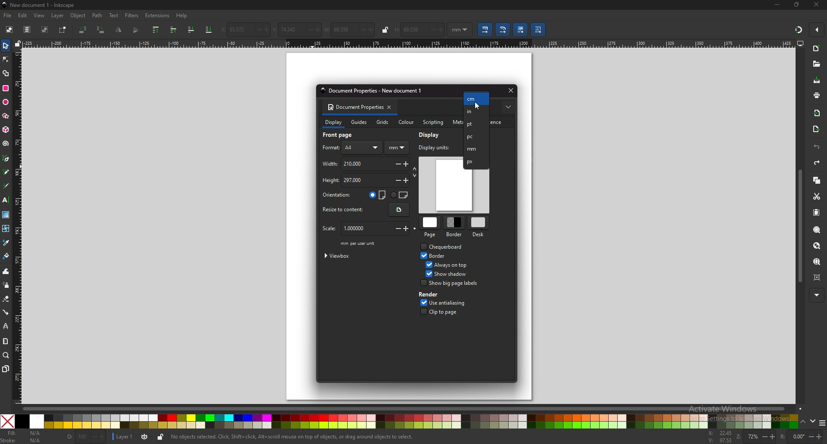 Image resolution: width=827 pixels, height=444 pixels. I want to click on +, so click(821, 436).